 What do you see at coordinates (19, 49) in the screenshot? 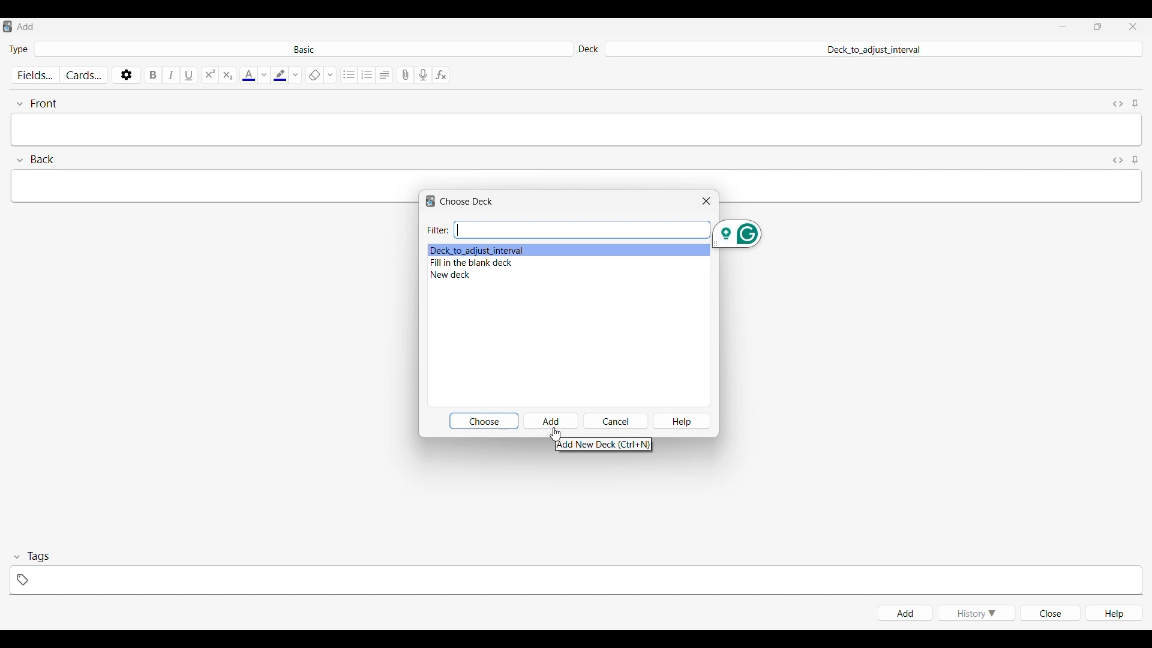
I see `Indicates Type of card` at bounding box center [19, 49].